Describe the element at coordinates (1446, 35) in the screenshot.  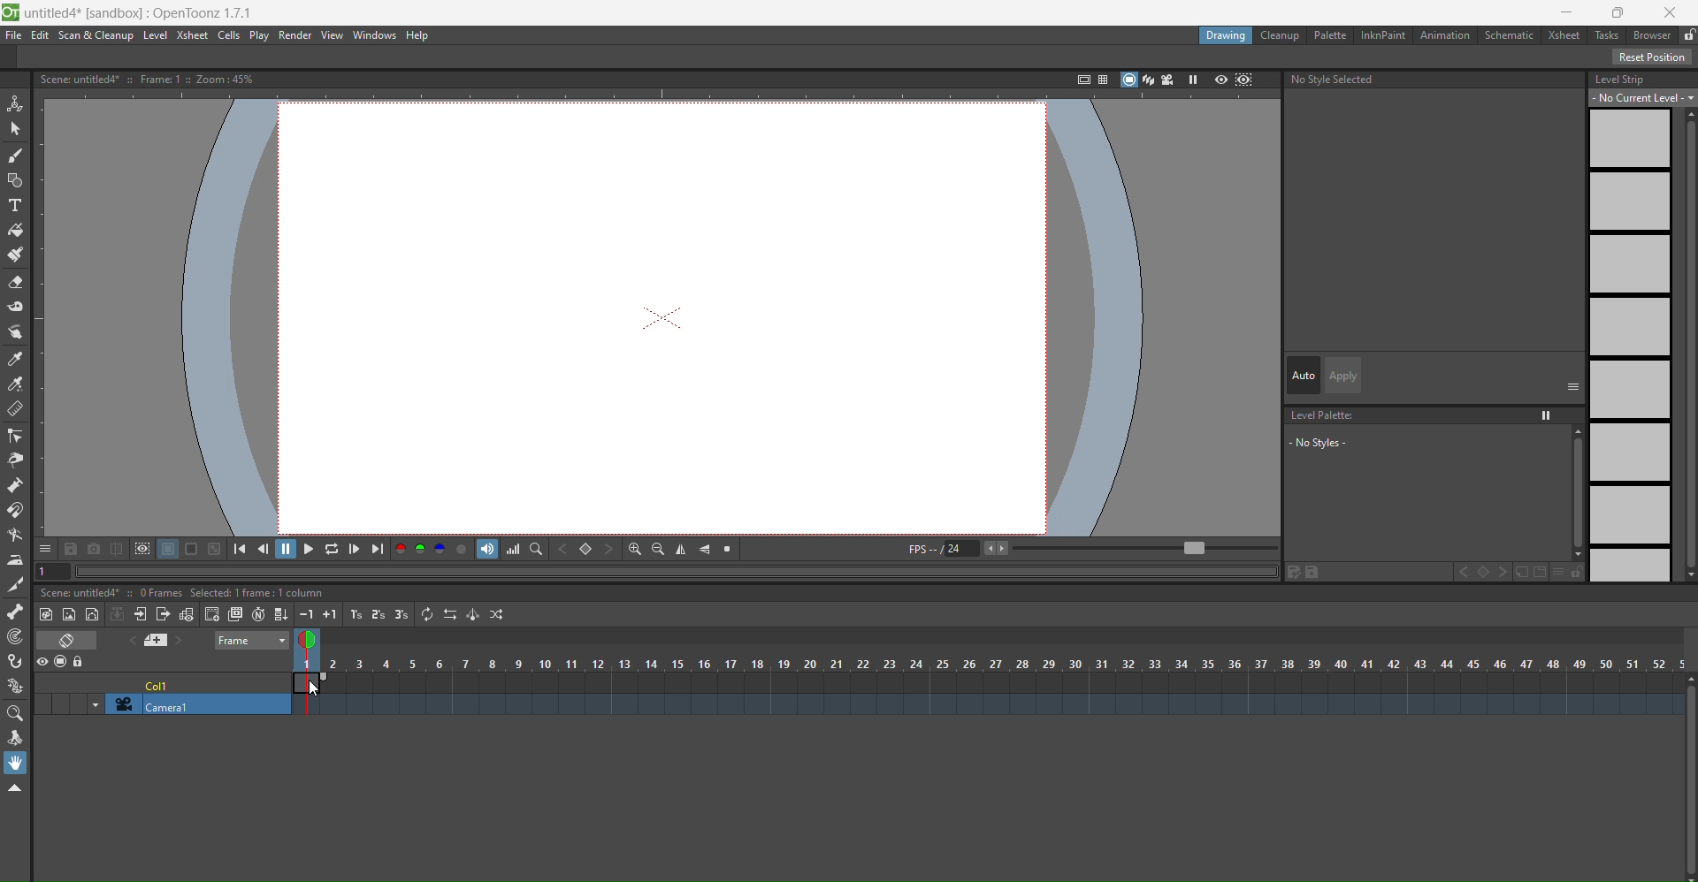
I see `animation` at that location.